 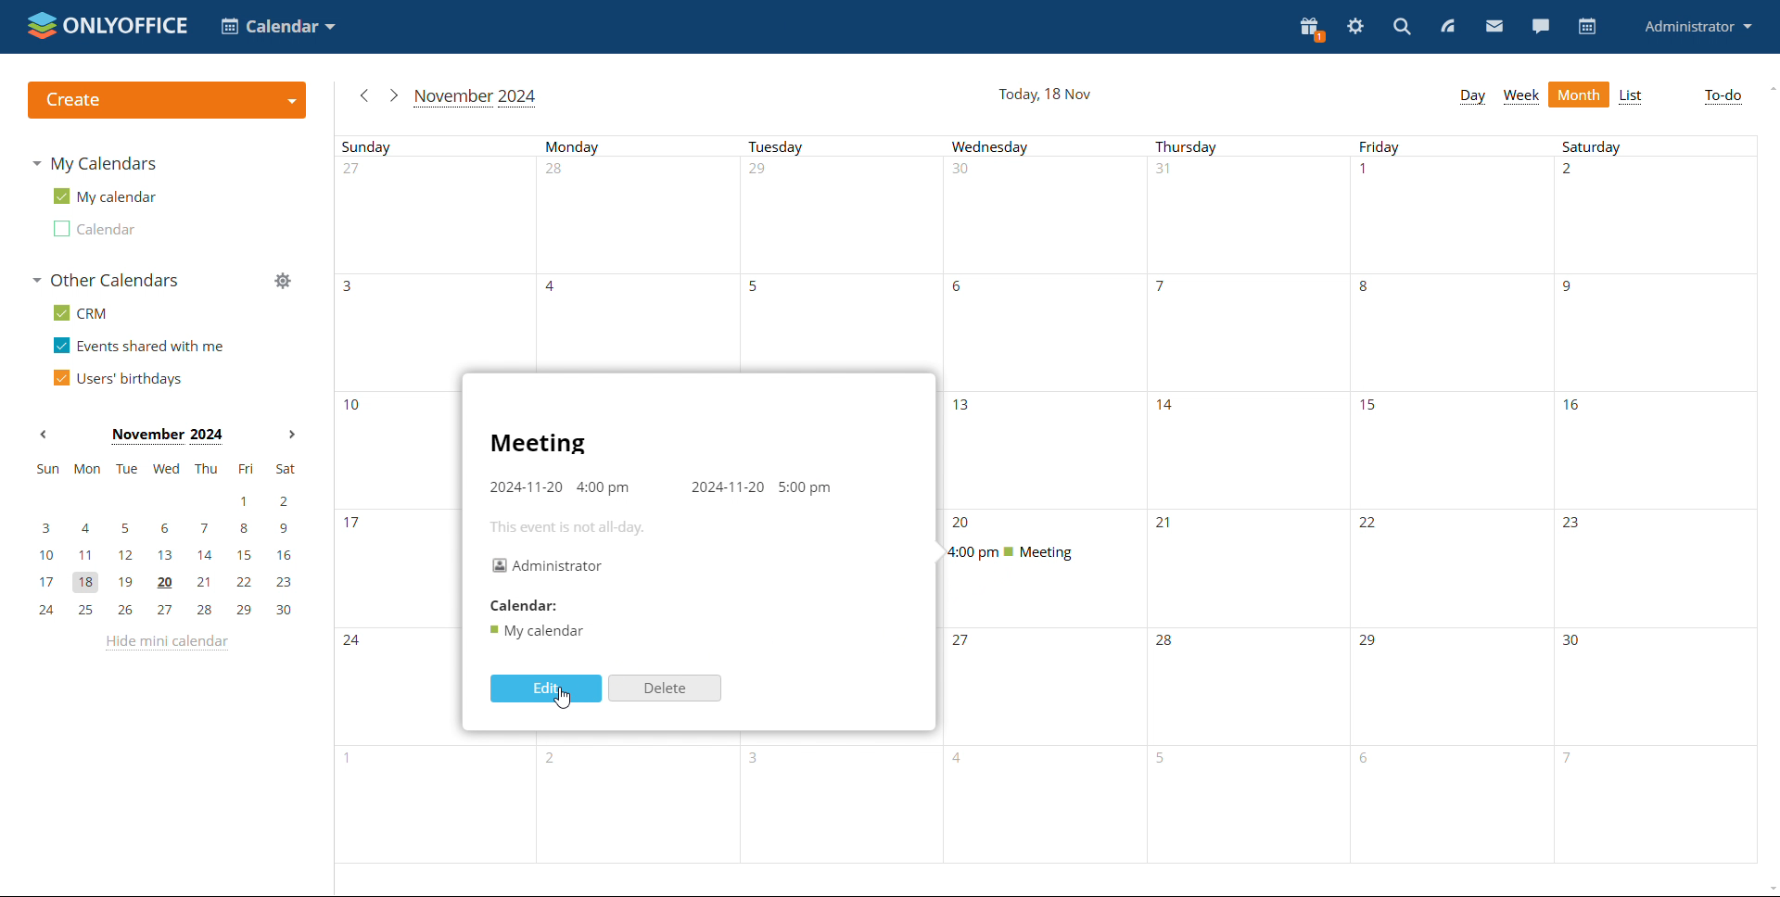 What do you see at coordinates (364, 95) in the screenshot?
I see `previous month` at bounding box center [364, 95].